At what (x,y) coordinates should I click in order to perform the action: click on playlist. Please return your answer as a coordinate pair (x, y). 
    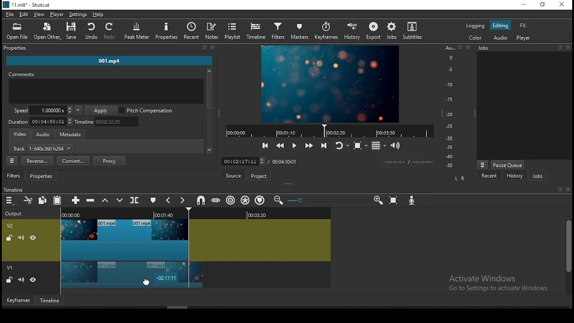
    Looking at the image, I should click on (233, 31).